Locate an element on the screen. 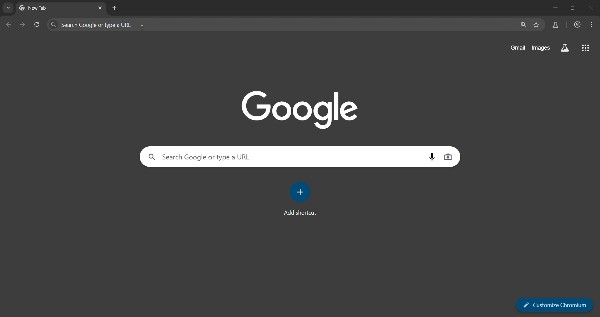  bookmark page is located at coordinates (537, 25).